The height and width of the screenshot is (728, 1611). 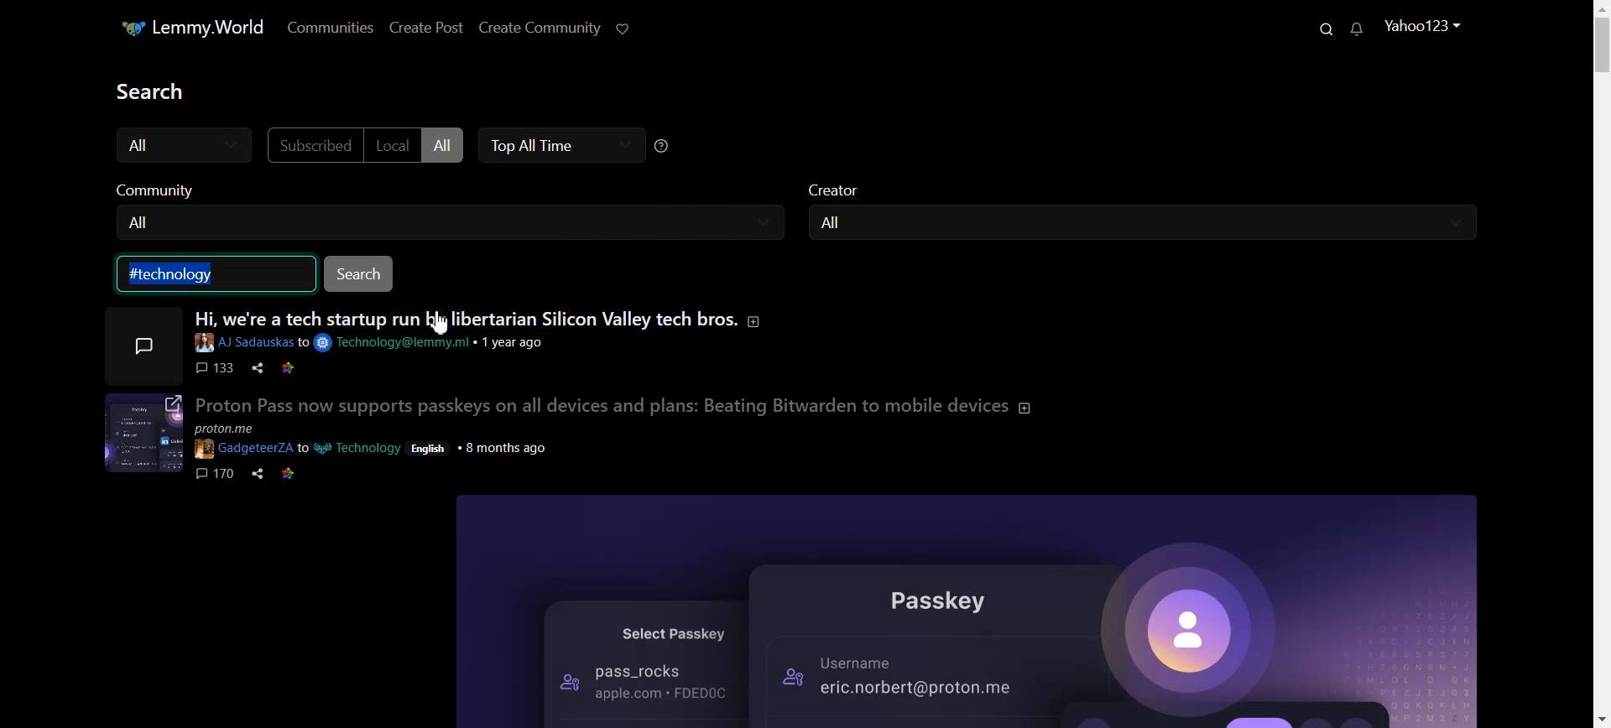 What do you see at coordinates (193, 28) in the screenshot?
I see `Home page` at bounding box center [193, 28].